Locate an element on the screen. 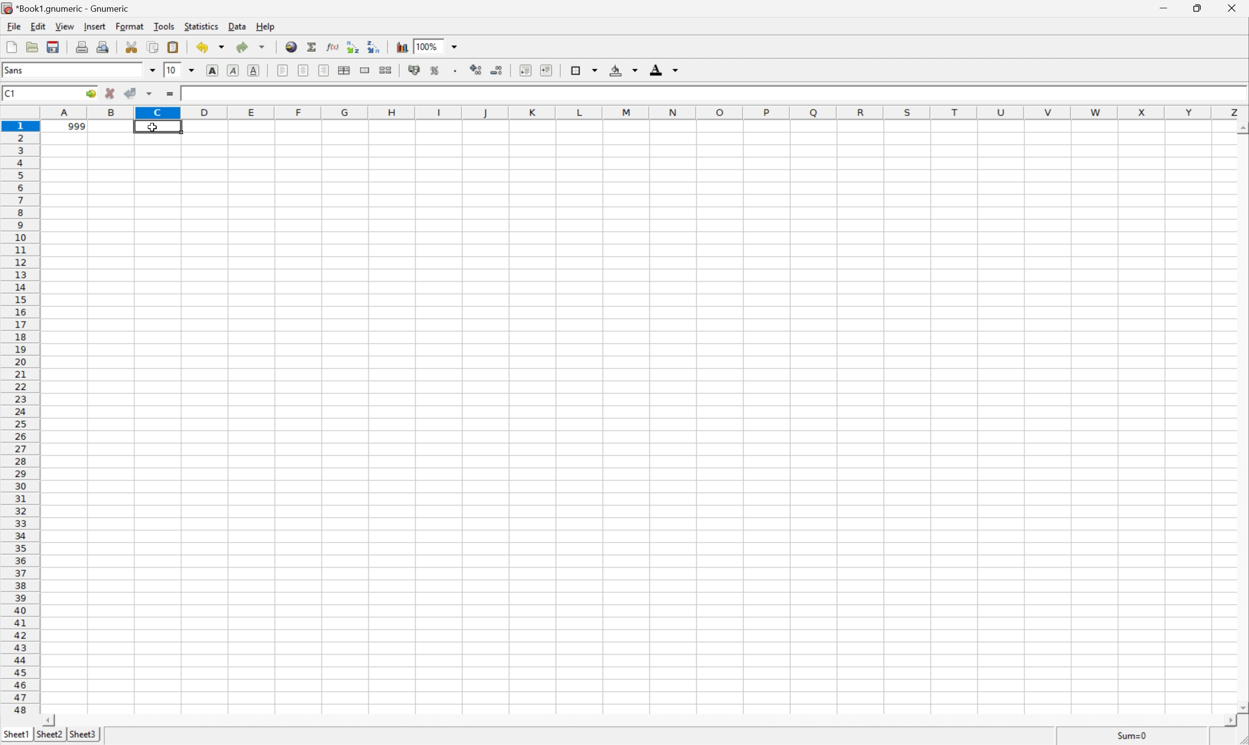 The height and width of the screenshot is (745, 1249). restore down is located at coordinates (1196, 10).